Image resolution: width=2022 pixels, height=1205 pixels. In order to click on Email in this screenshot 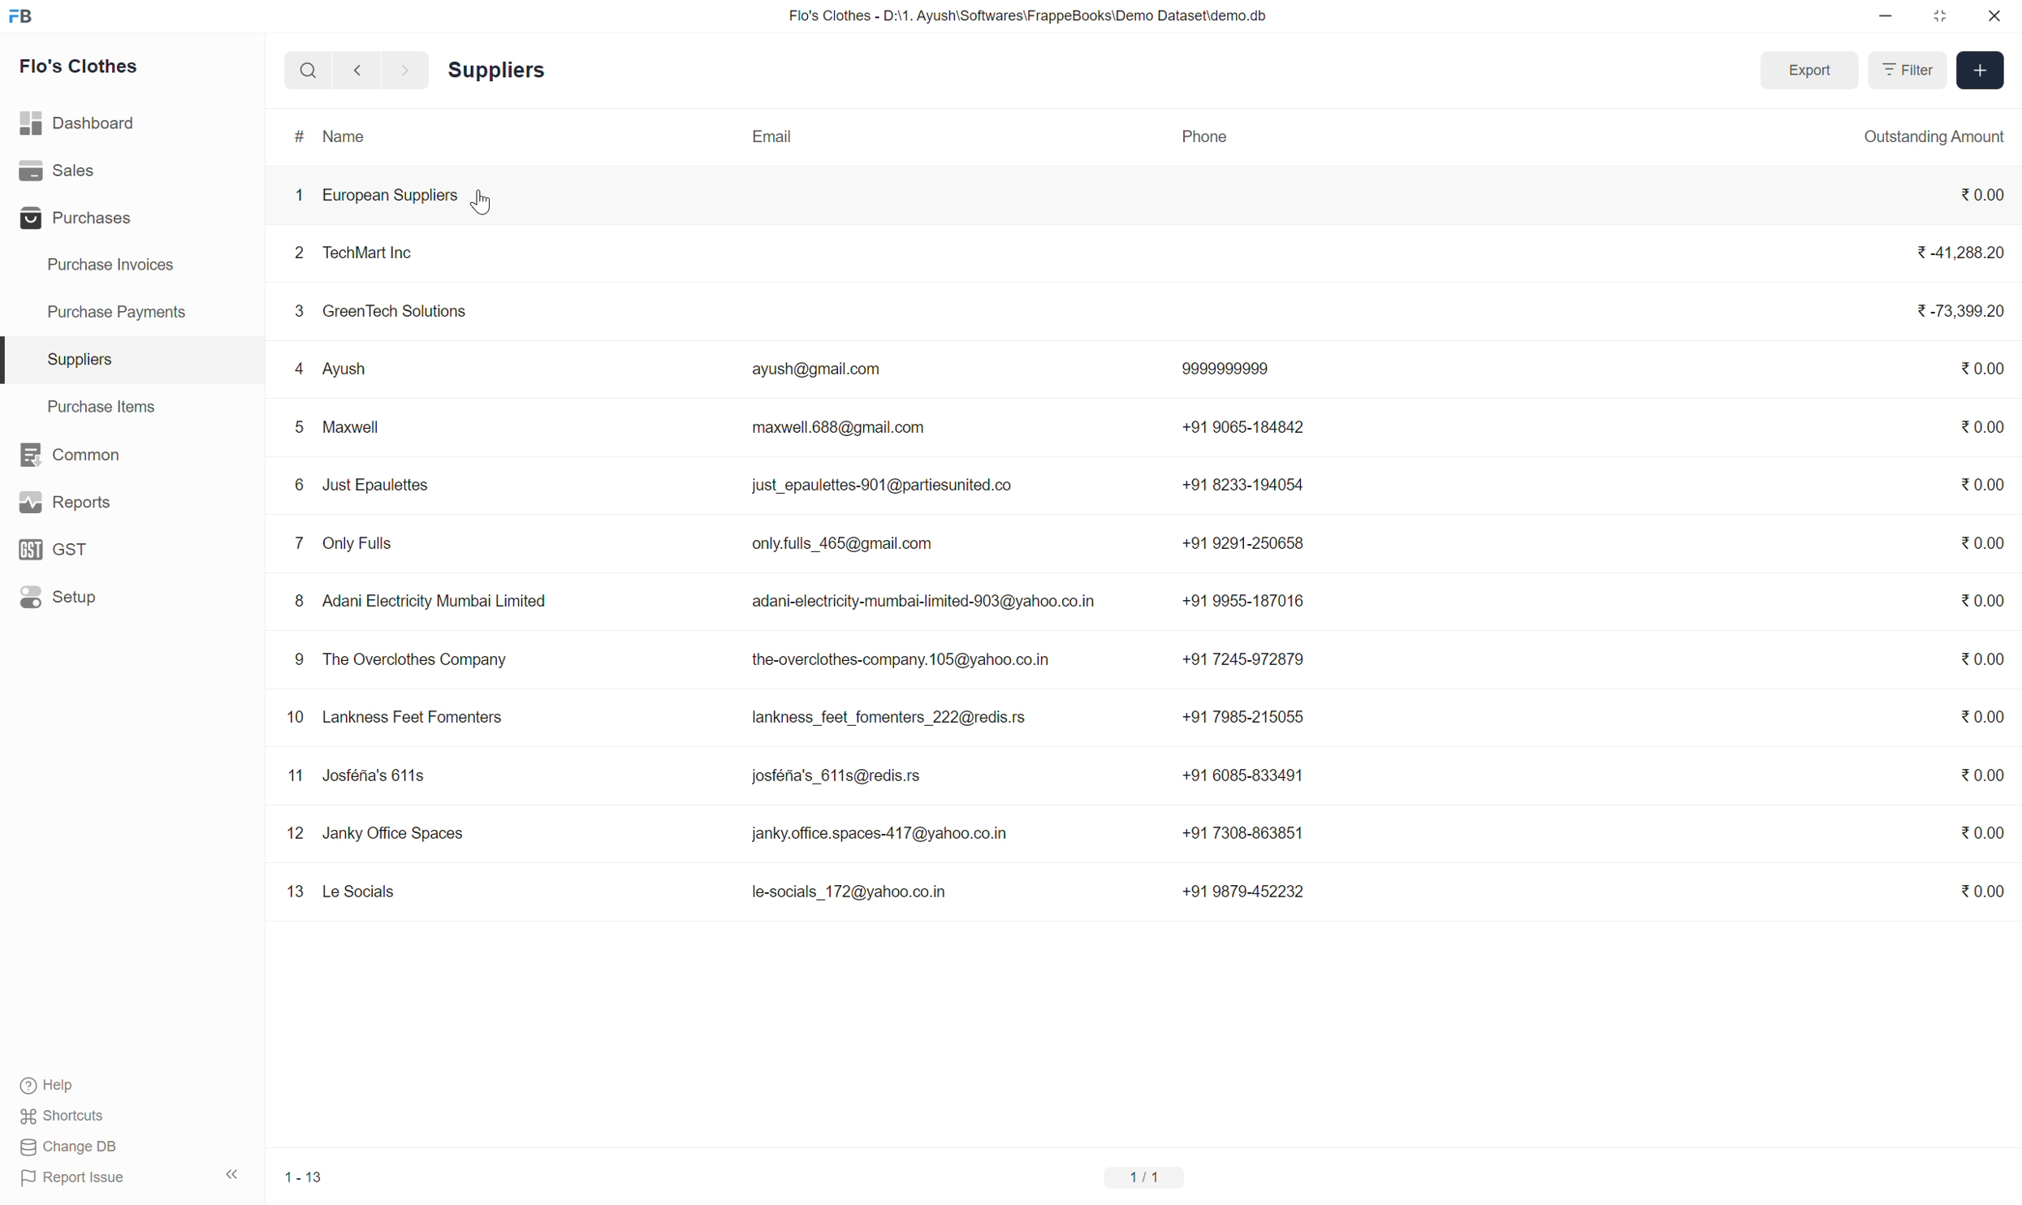, I will do `click(765, 134)`.